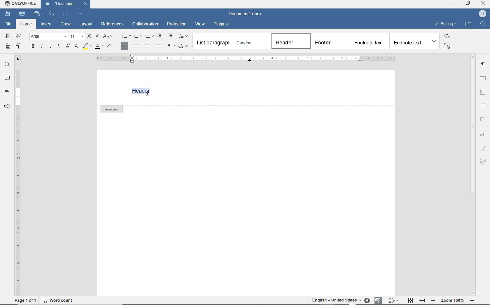 The height and width of the screenshot is (305, 490). What do you see at coordinates (212, 41) in the screenshot?
I see `Normal` at bounding box center [212, 41].